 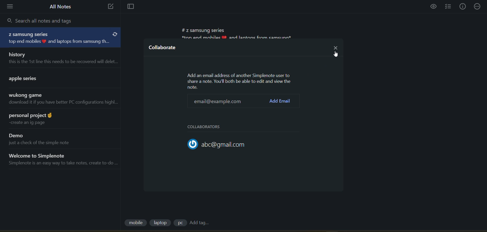 I want to click on all notes, so click(x=61, y=7).